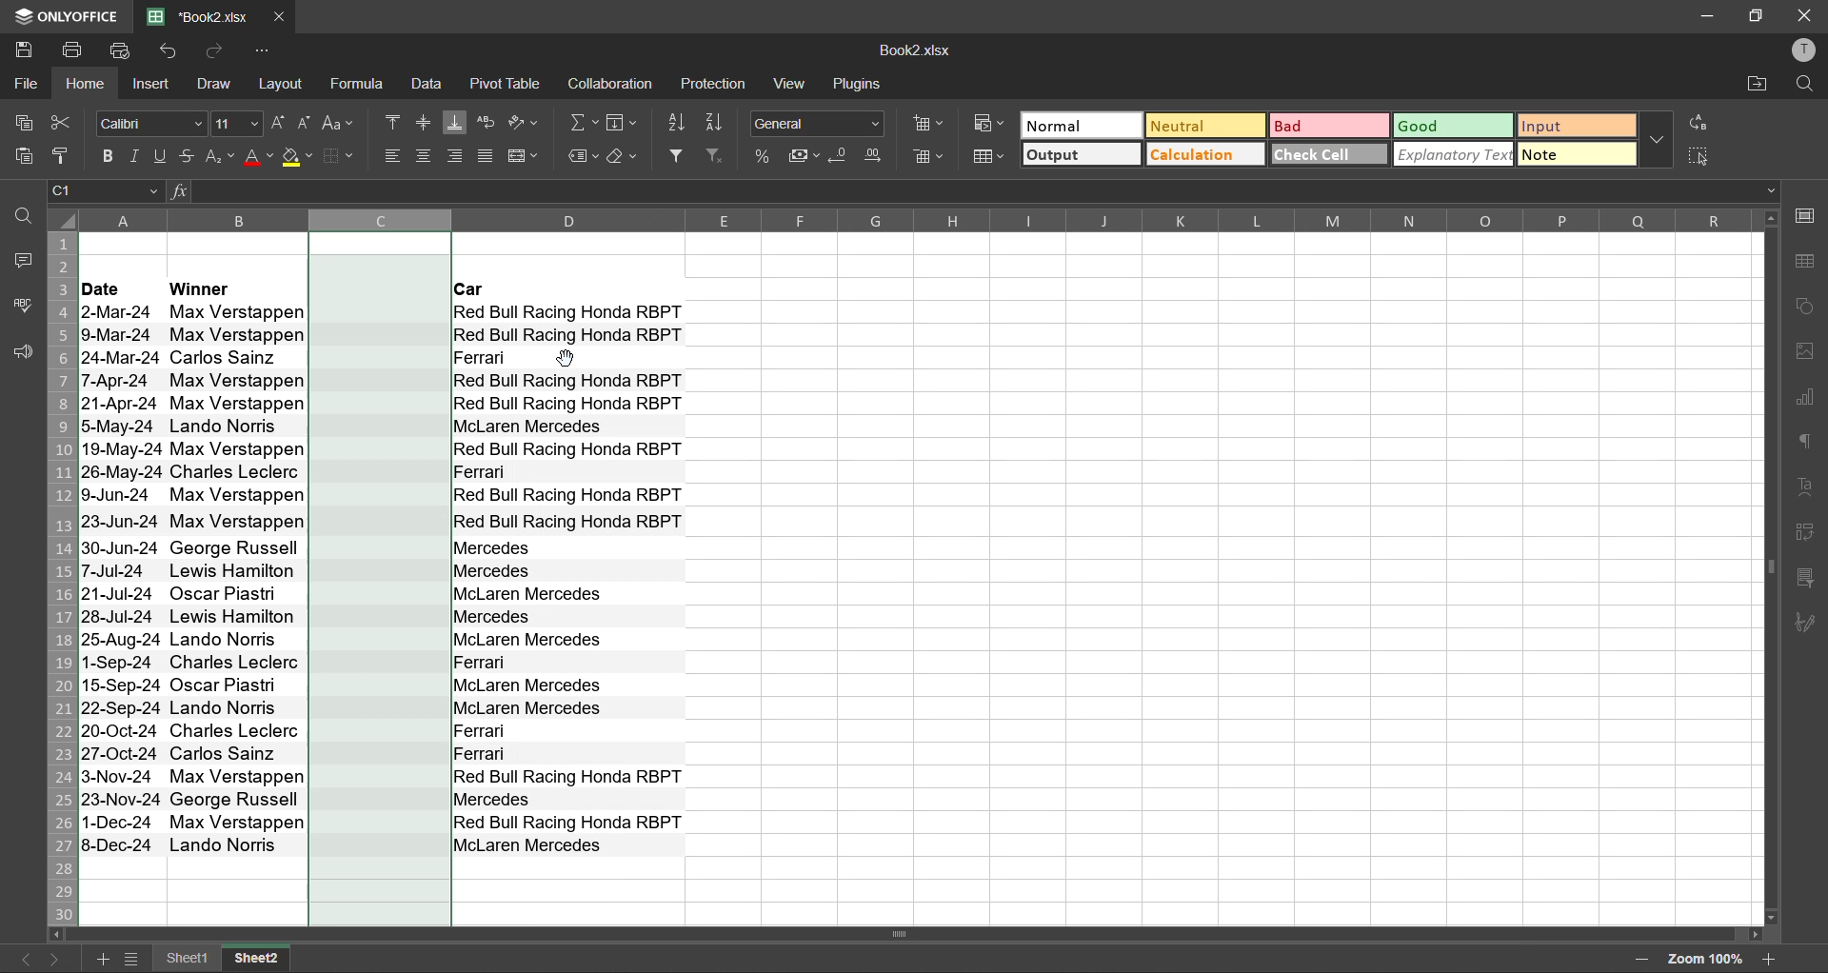 This screenshot has width=1828, height=973. Describe the element at coordinates (1801, 14) in the screenshot. I see `close` at that location.